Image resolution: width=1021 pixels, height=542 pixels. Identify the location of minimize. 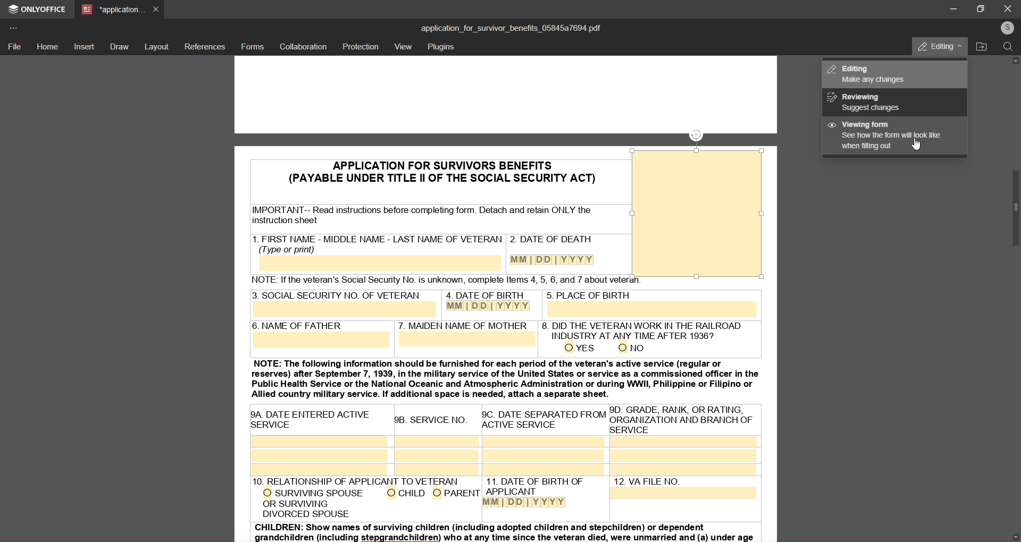
(950, 9).